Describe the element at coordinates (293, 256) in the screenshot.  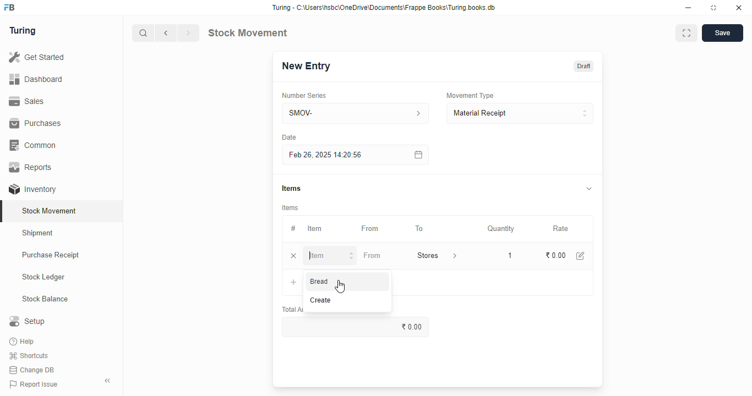
I see `remove` at that location.